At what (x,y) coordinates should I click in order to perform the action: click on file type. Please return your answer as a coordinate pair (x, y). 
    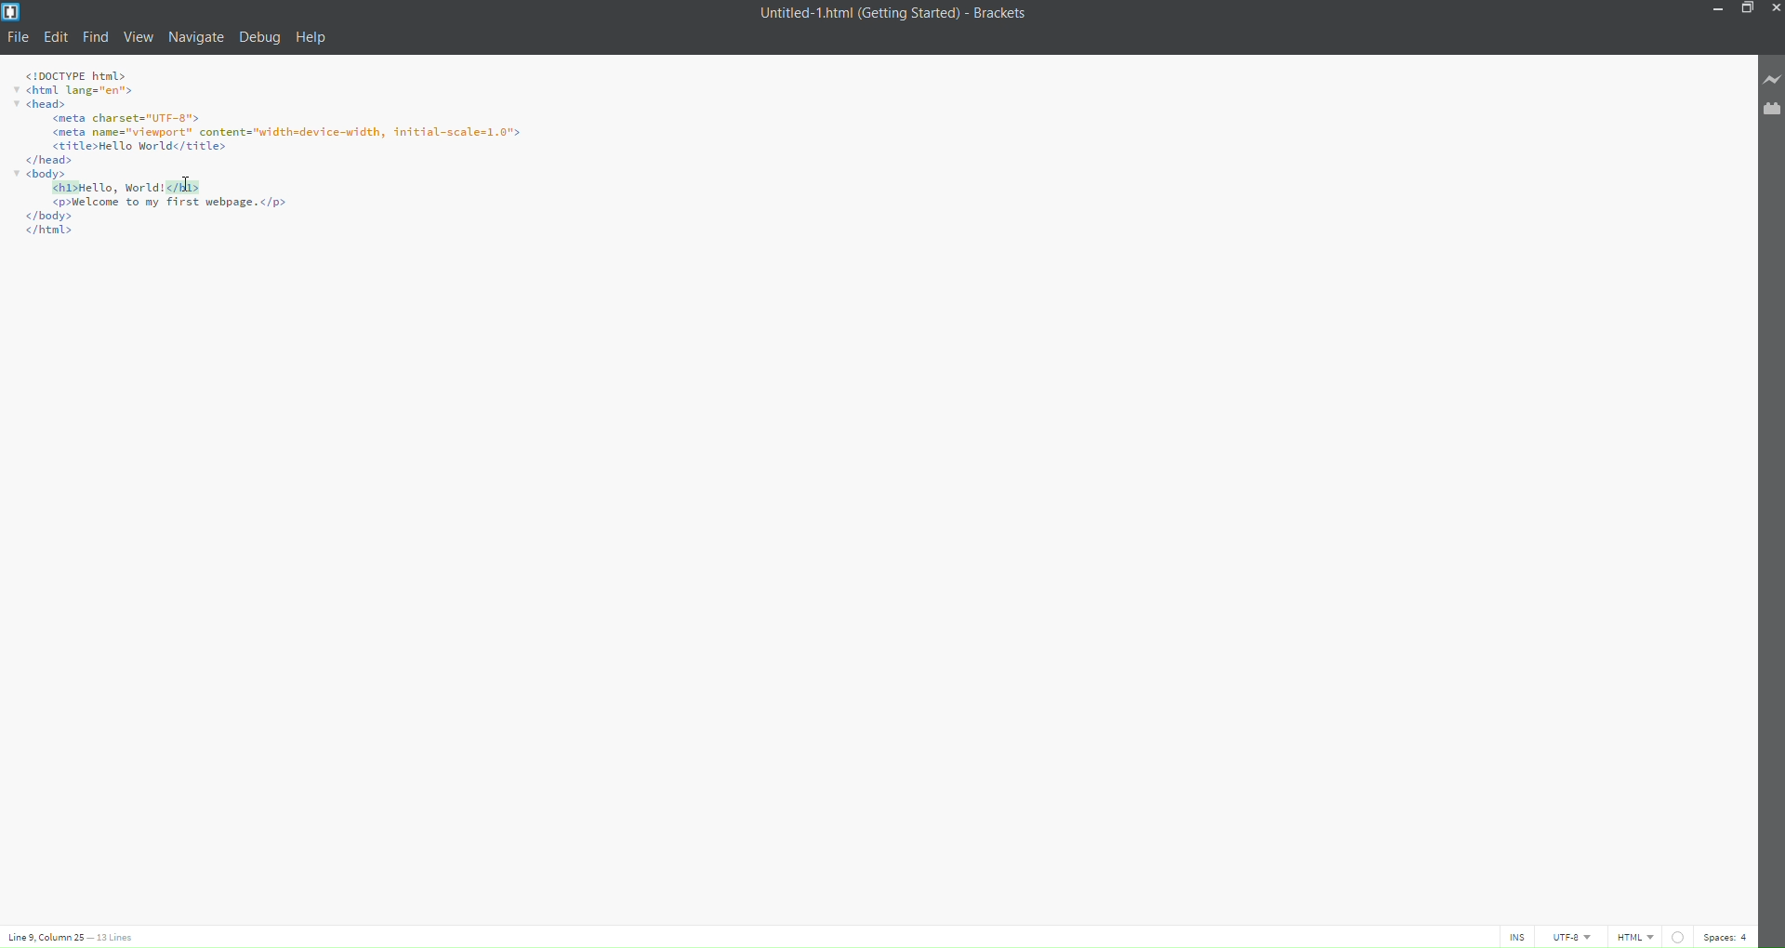
    Looking at the image, I should click on (1635, 937).